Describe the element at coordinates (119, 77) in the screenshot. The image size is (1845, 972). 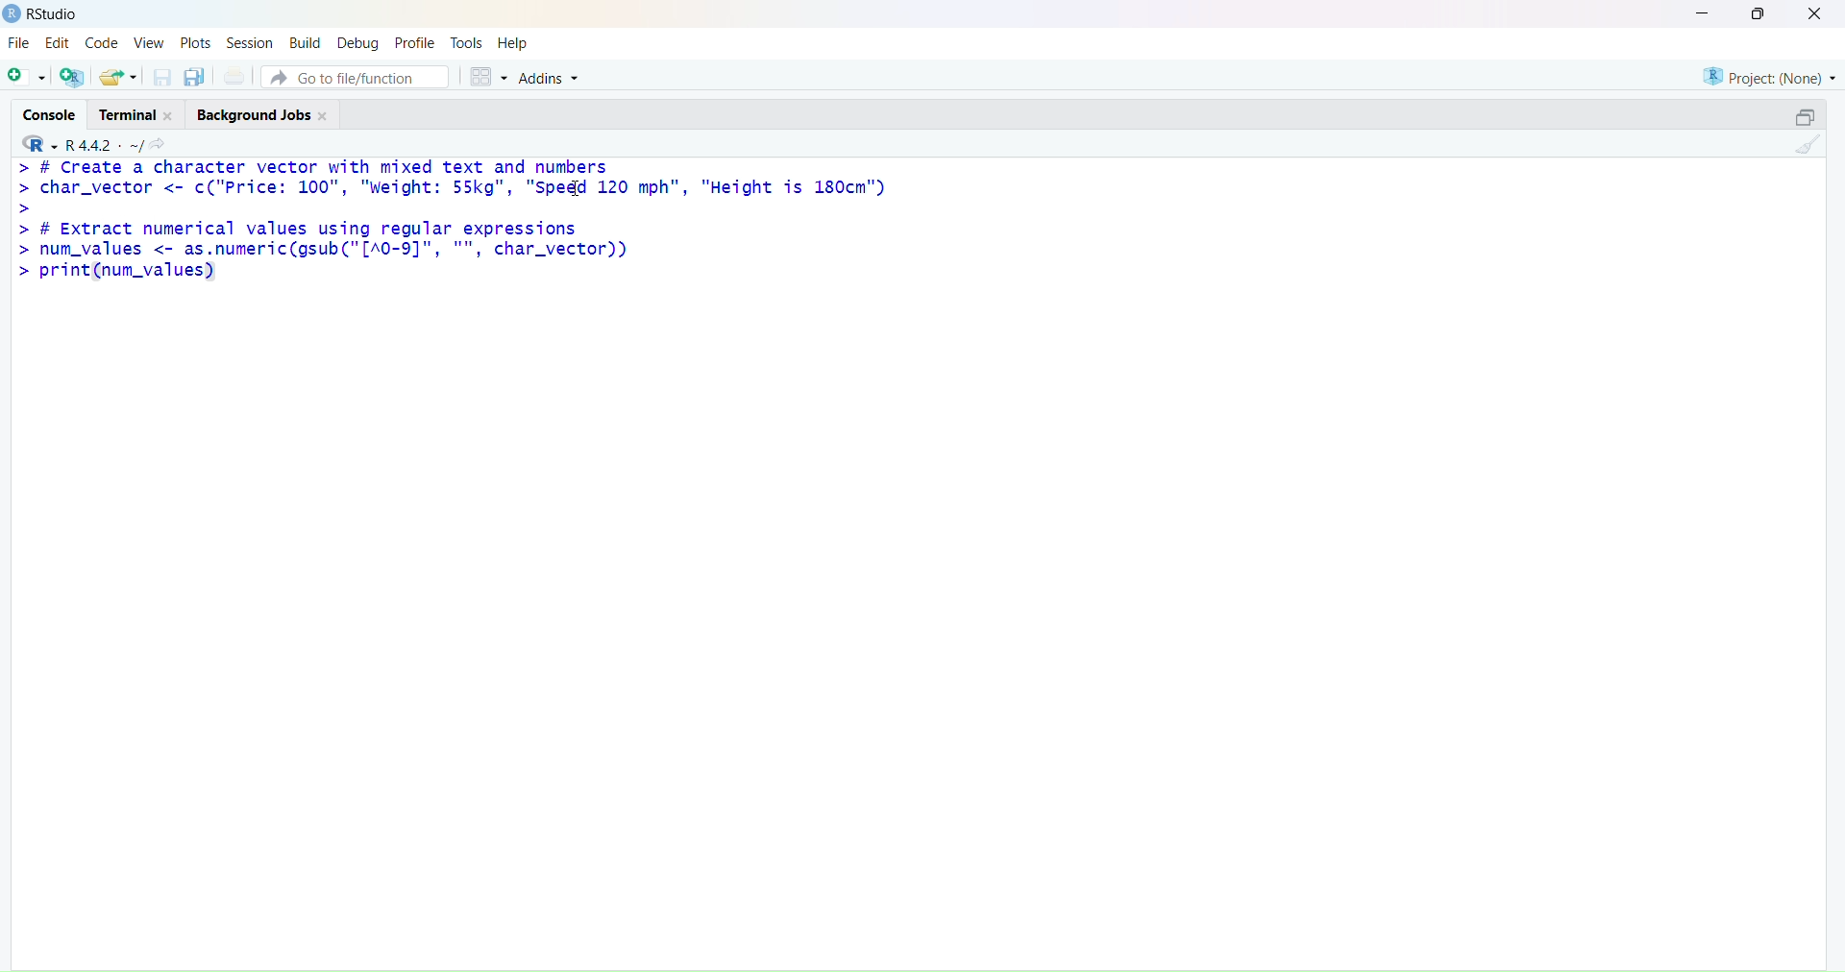
I see `share as` at that location.